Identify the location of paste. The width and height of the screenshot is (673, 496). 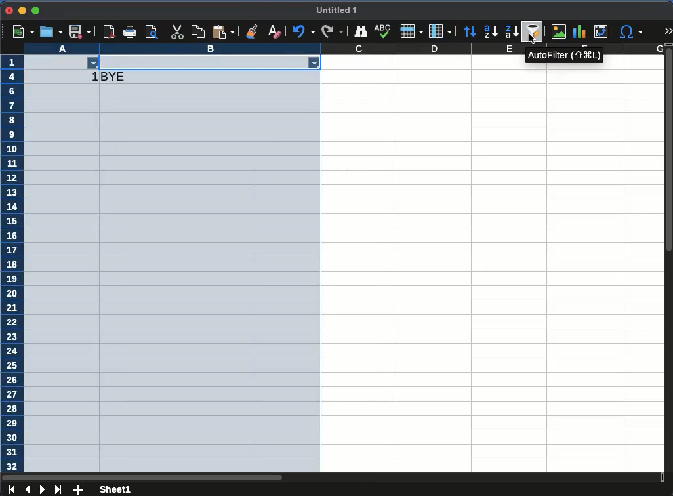
(199, 31).